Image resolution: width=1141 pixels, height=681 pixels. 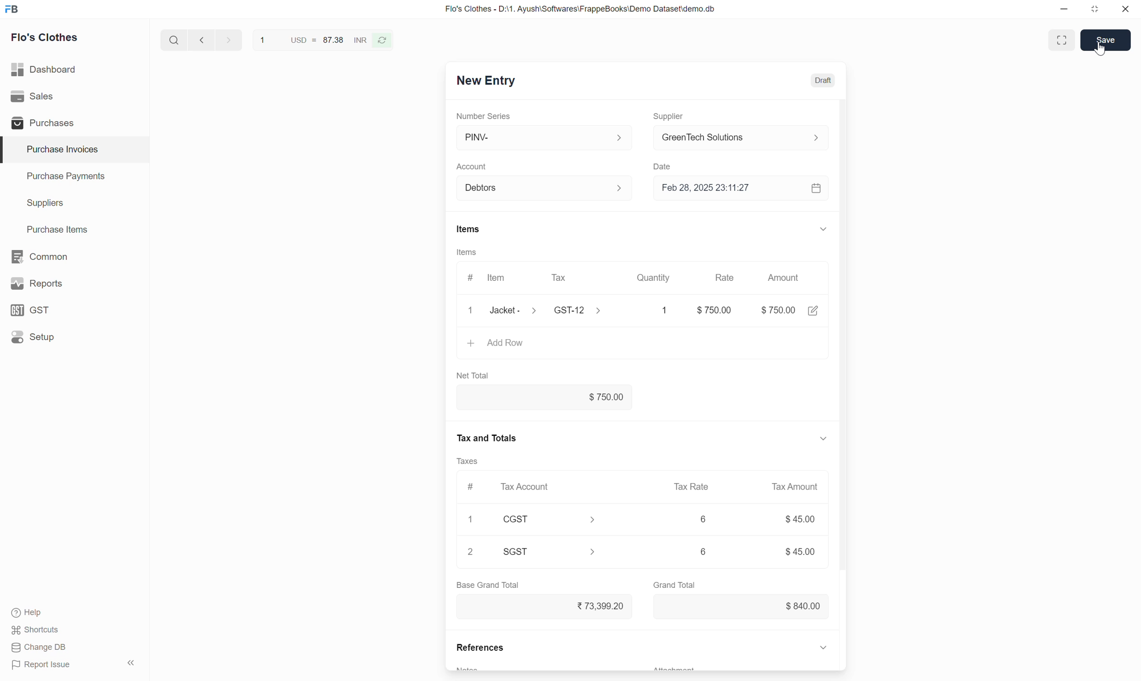 What do you see at coordinates (471, 310) in the screenshot?
I see `Close` at bounding box center [471, 310].